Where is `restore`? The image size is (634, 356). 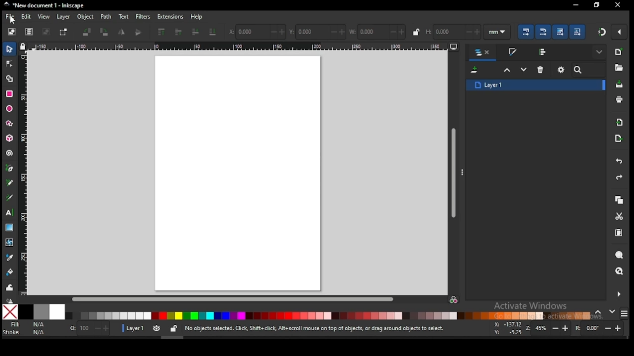
restore is located at coordinates (618, 5).